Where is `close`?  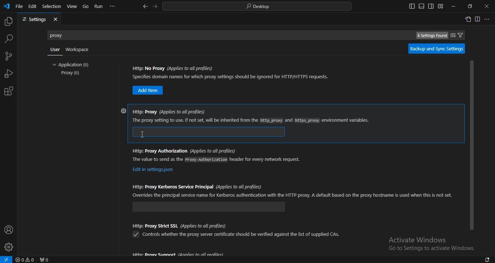
close is located at coordinates (486, 6).